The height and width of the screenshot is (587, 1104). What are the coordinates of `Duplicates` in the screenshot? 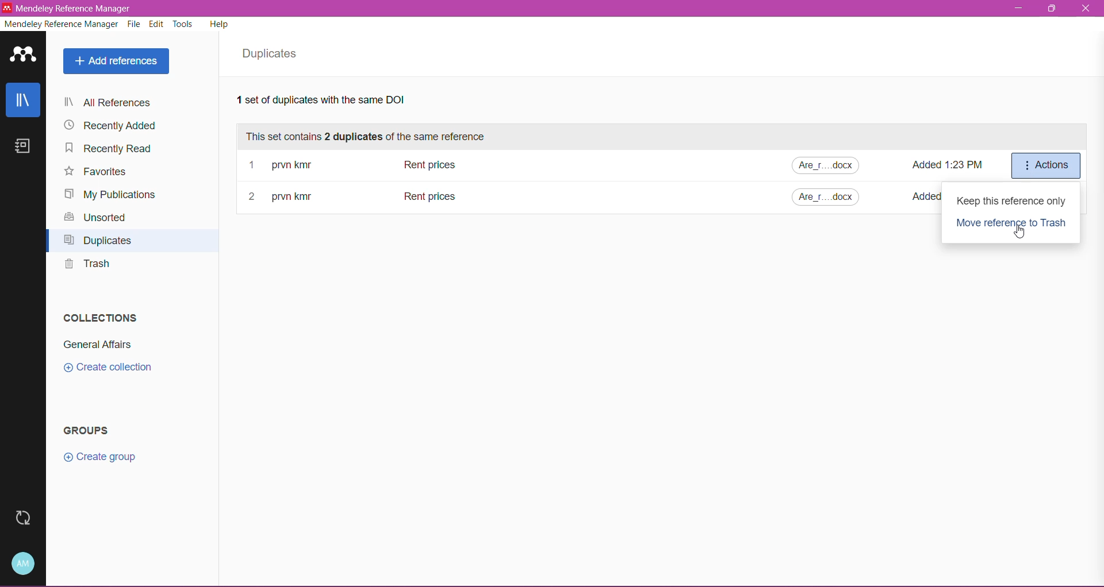 It's located at (273, 54).